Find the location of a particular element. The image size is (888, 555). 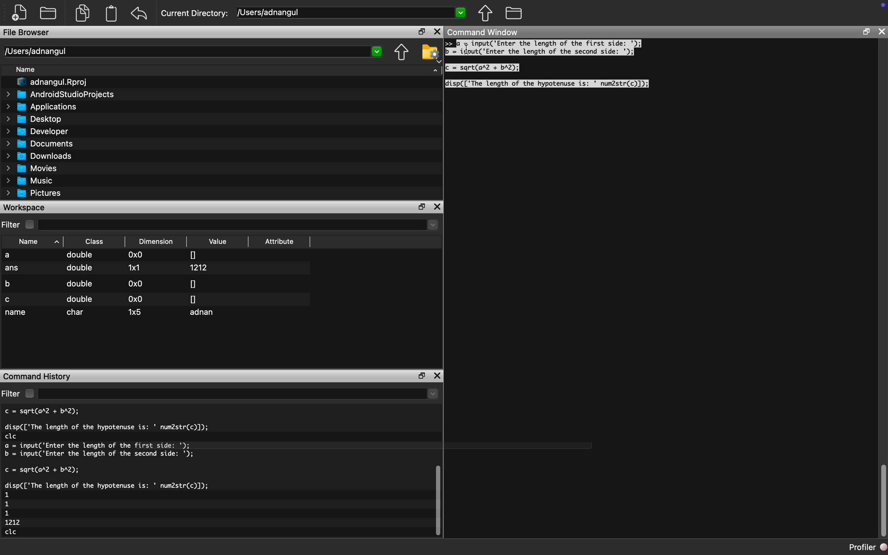

name is located at coordinates (17, 313).